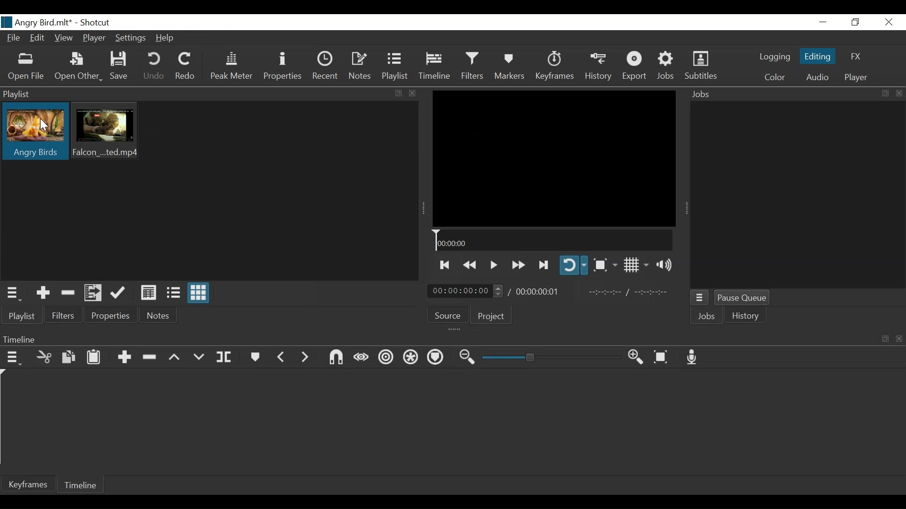 The height and width of the screenshot is (509, 906). Describe the element at coordinates (410, 358) in the screenshot. I see `Ripple all tracks` at that location.